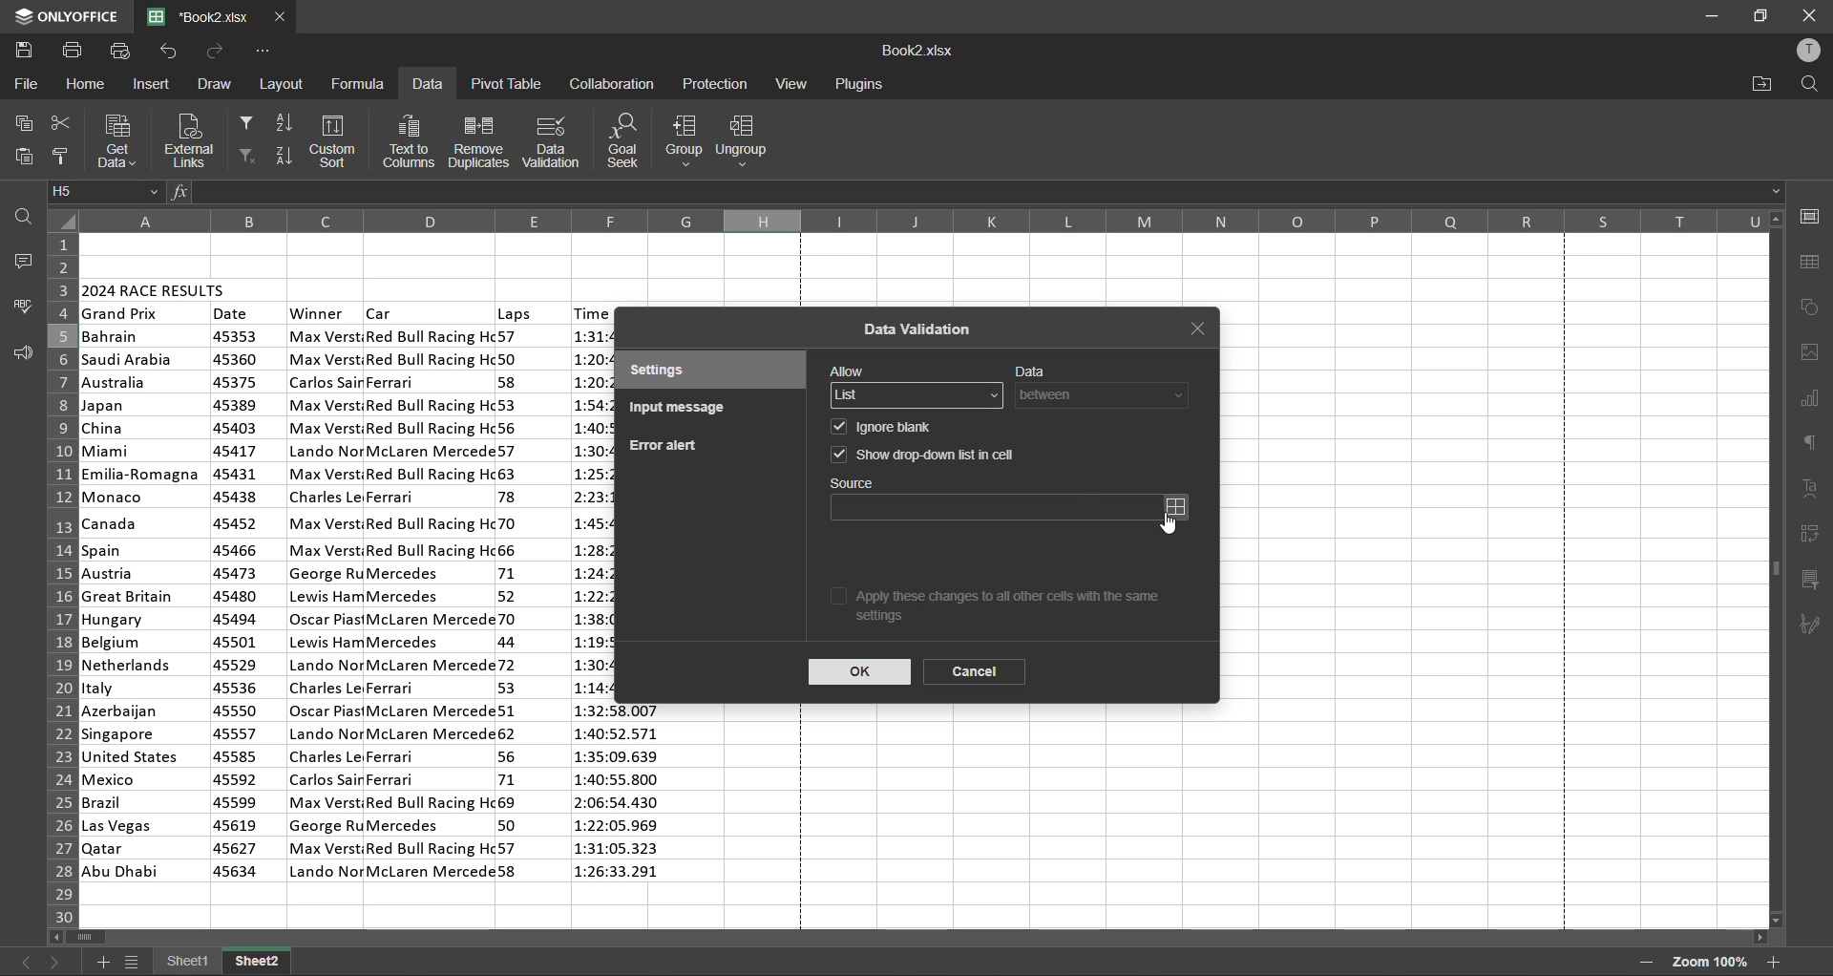  I want to click on view, so click(790, 83).